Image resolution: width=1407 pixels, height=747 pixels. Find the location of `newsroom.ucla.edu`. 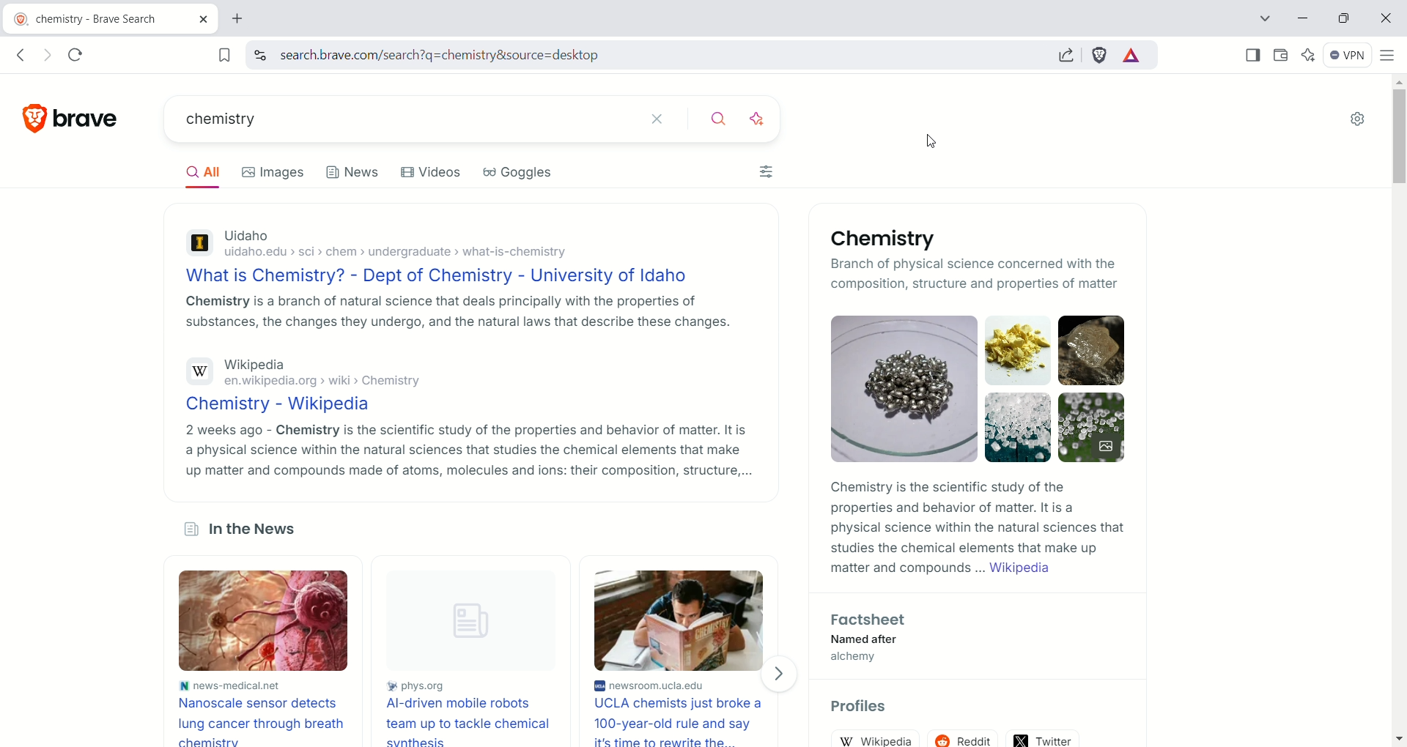

newsroom.ucla.edu is located at coordinates (682, 686).